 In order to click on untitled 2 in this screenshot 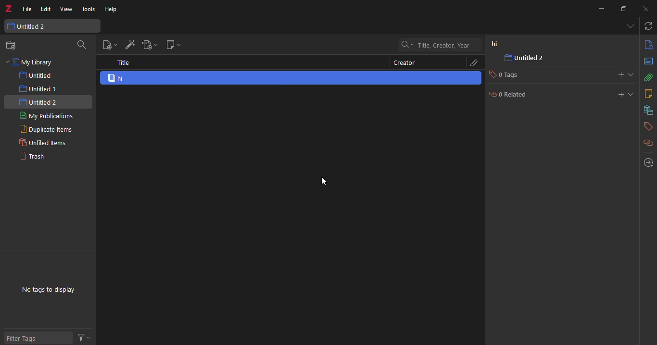, I will do `click(30, 26)`.